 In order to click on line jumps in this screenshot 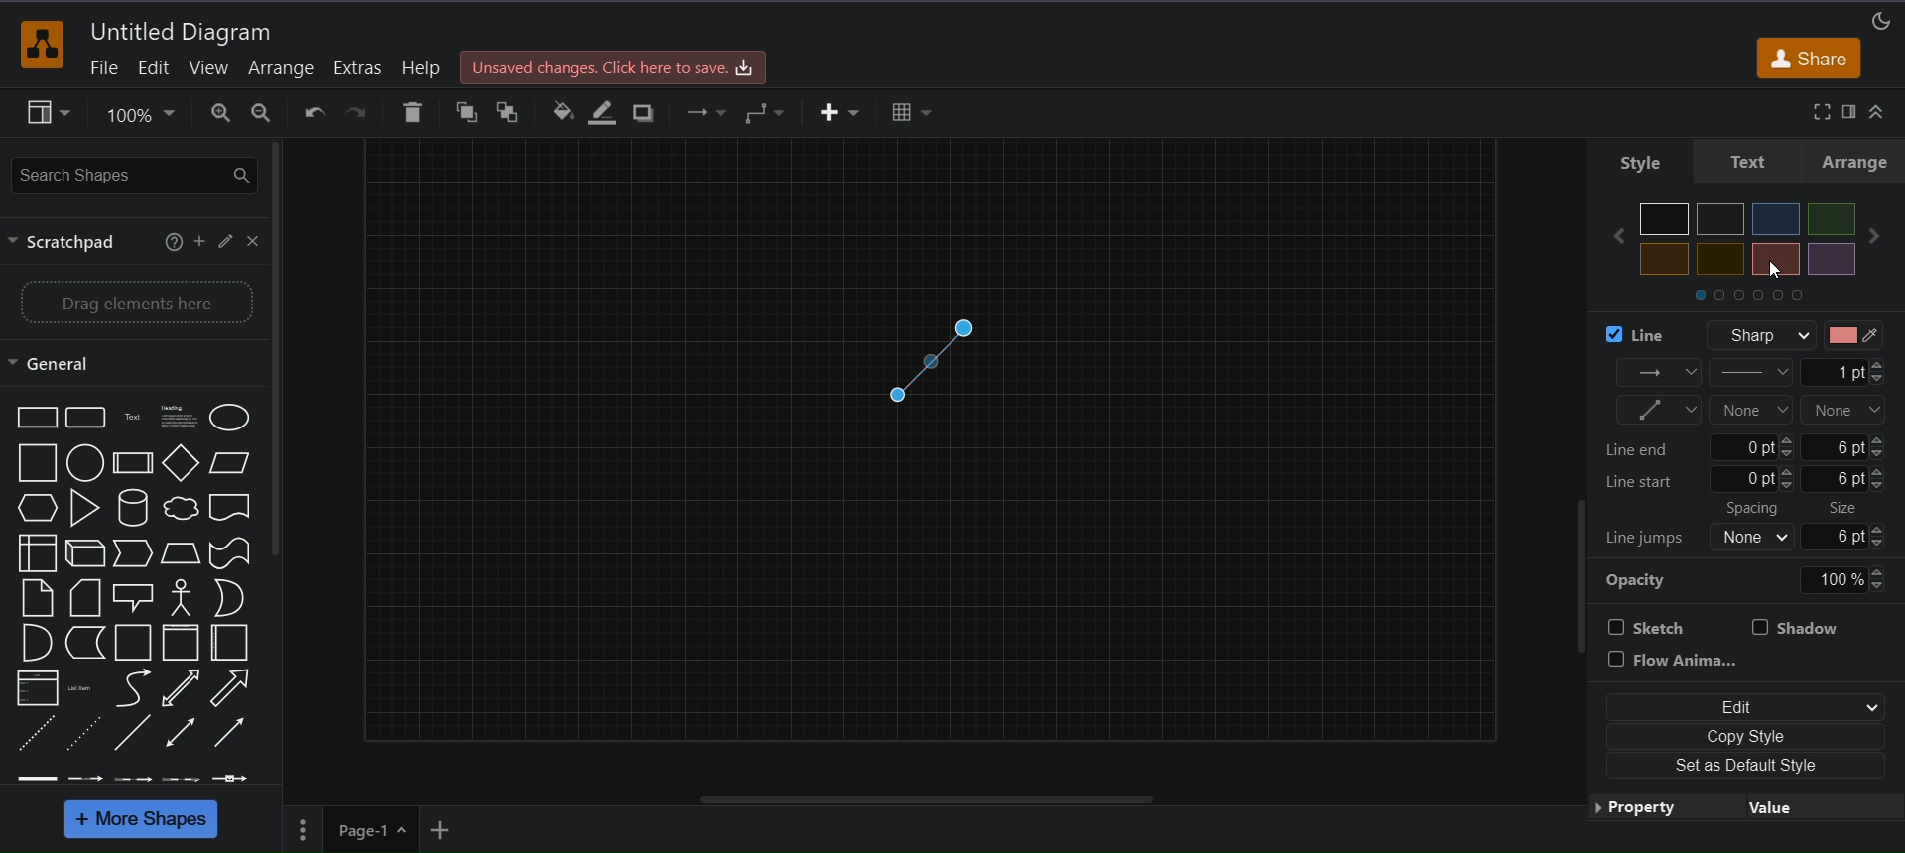, I will do `click(1650, 538)`.